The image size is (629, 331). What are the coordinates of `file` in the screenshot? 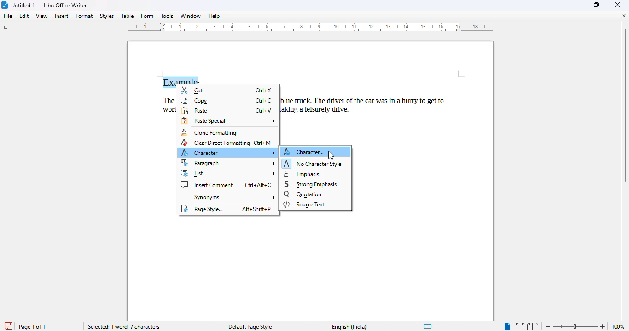 It's located at (8, 16).